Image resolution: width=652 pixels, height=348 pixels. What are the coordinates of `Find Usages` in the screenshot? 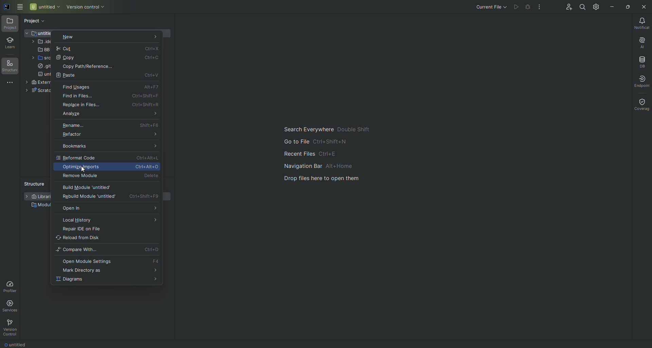 It's located at (110, 87).